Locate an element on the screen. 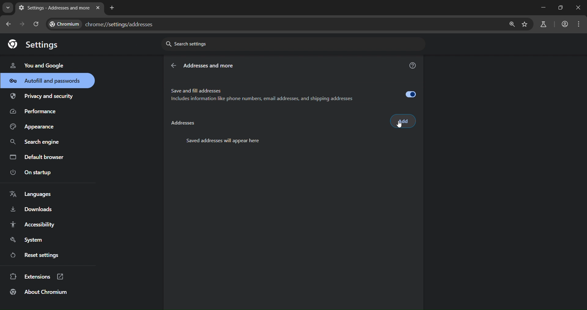 This screenshot has width=587, height=310. new tab is located at coordinates (112, 7).